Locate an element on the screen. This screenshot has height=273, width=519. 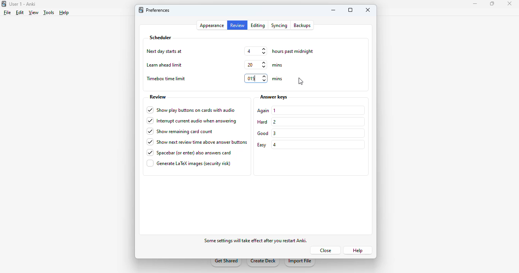
1 is located at coordinates (274, 111).